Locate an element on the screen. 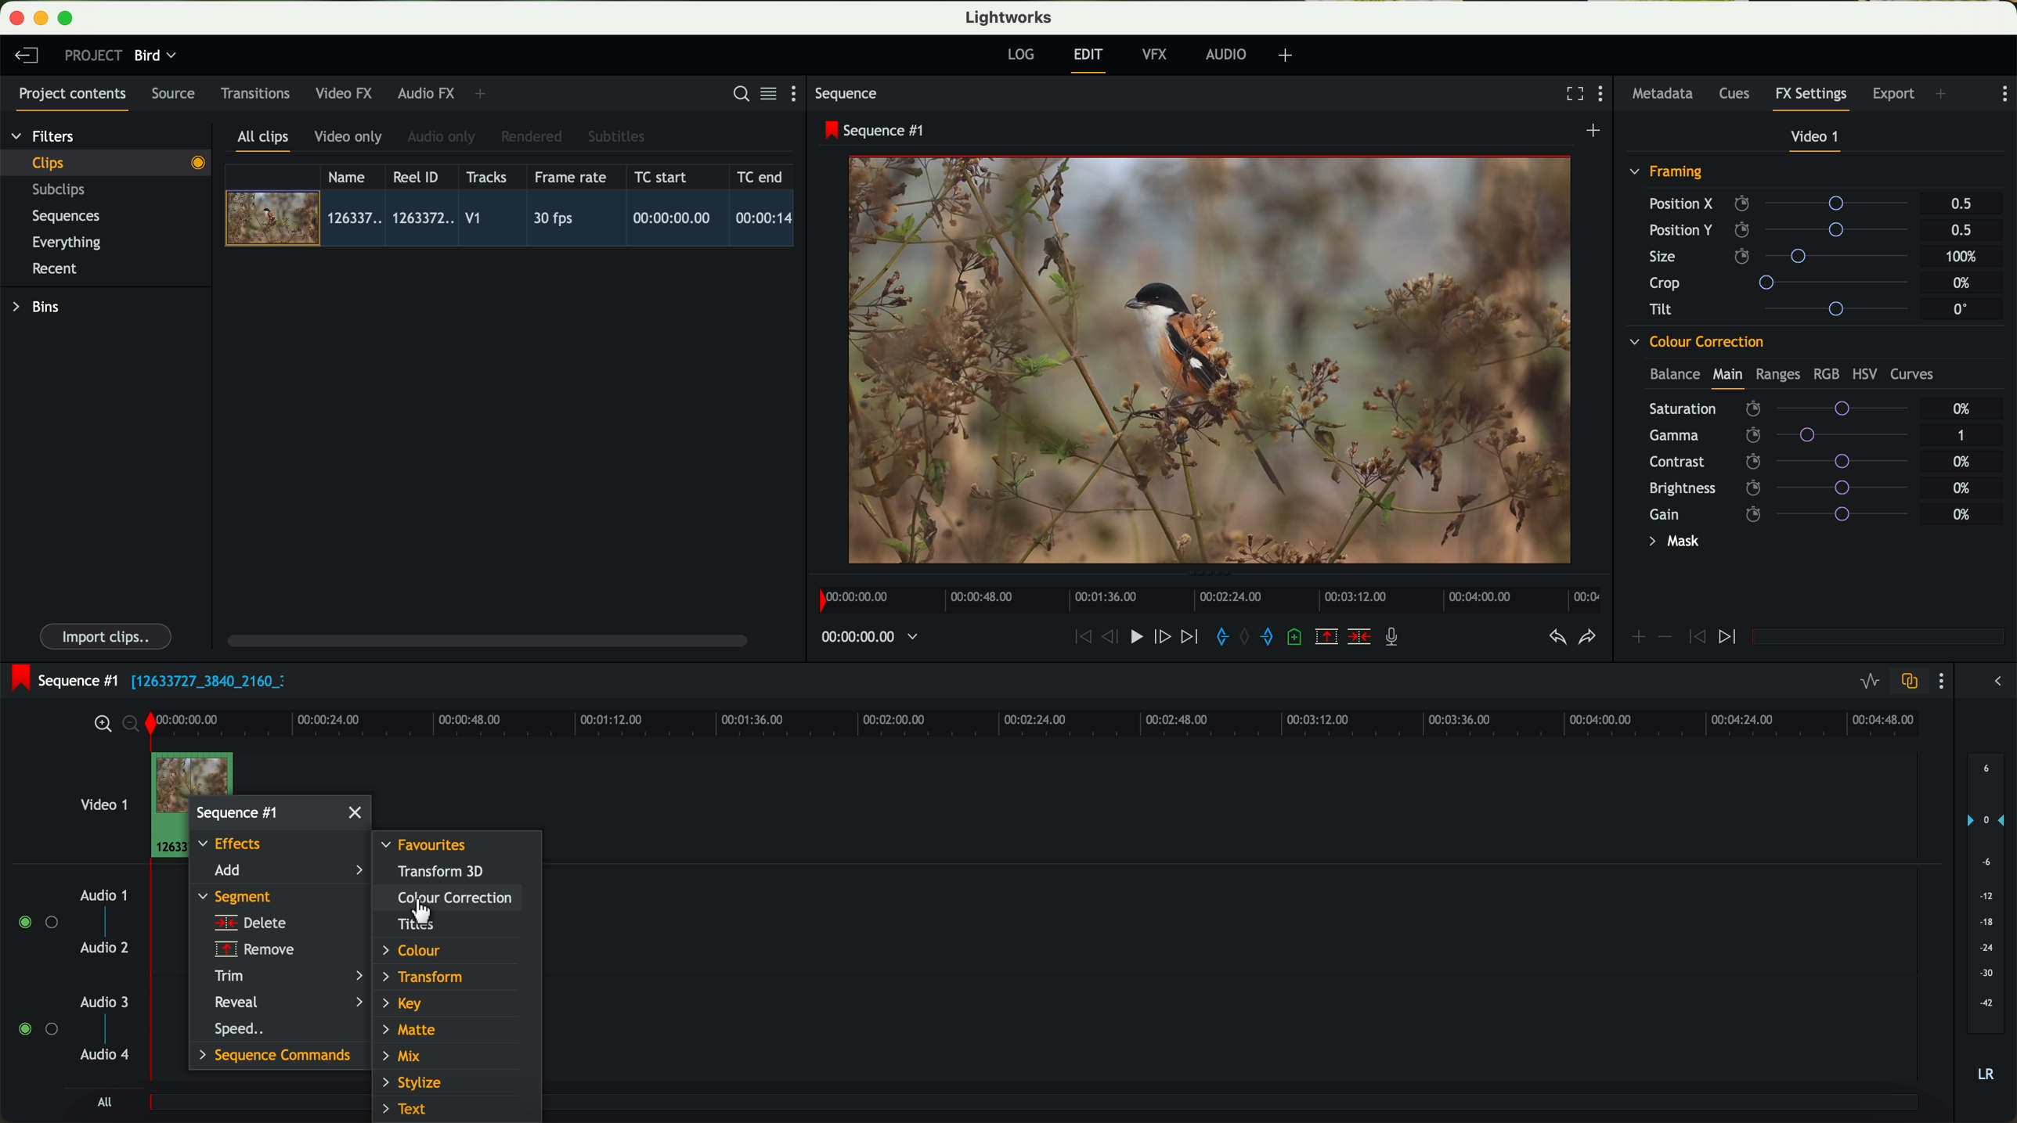  rewind is located at coordinates (1081, 638).